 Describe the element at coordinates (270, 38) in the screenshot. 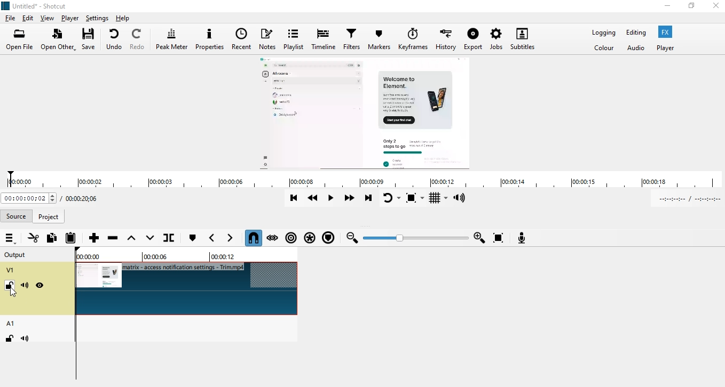

I see `notes` at that location.